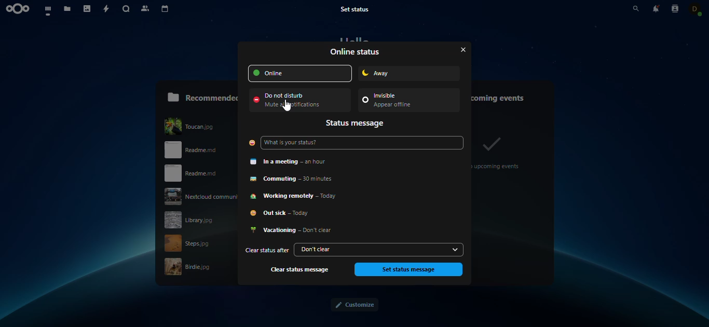 This screenshot has width=709, height=327. Describe the element at coordinates (656, 8) in the screenshot. I see `notifications` at that location.